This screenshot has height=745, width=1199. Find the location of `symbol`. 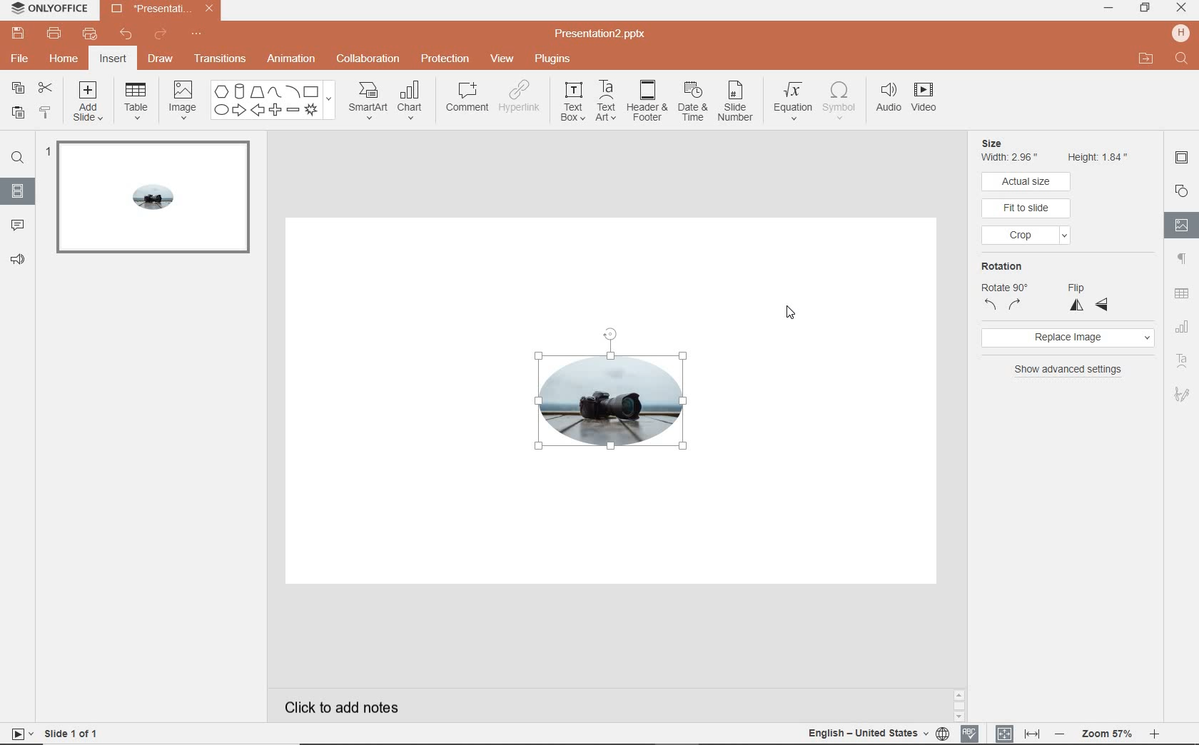

symbol is located at coordinates (841, 101).